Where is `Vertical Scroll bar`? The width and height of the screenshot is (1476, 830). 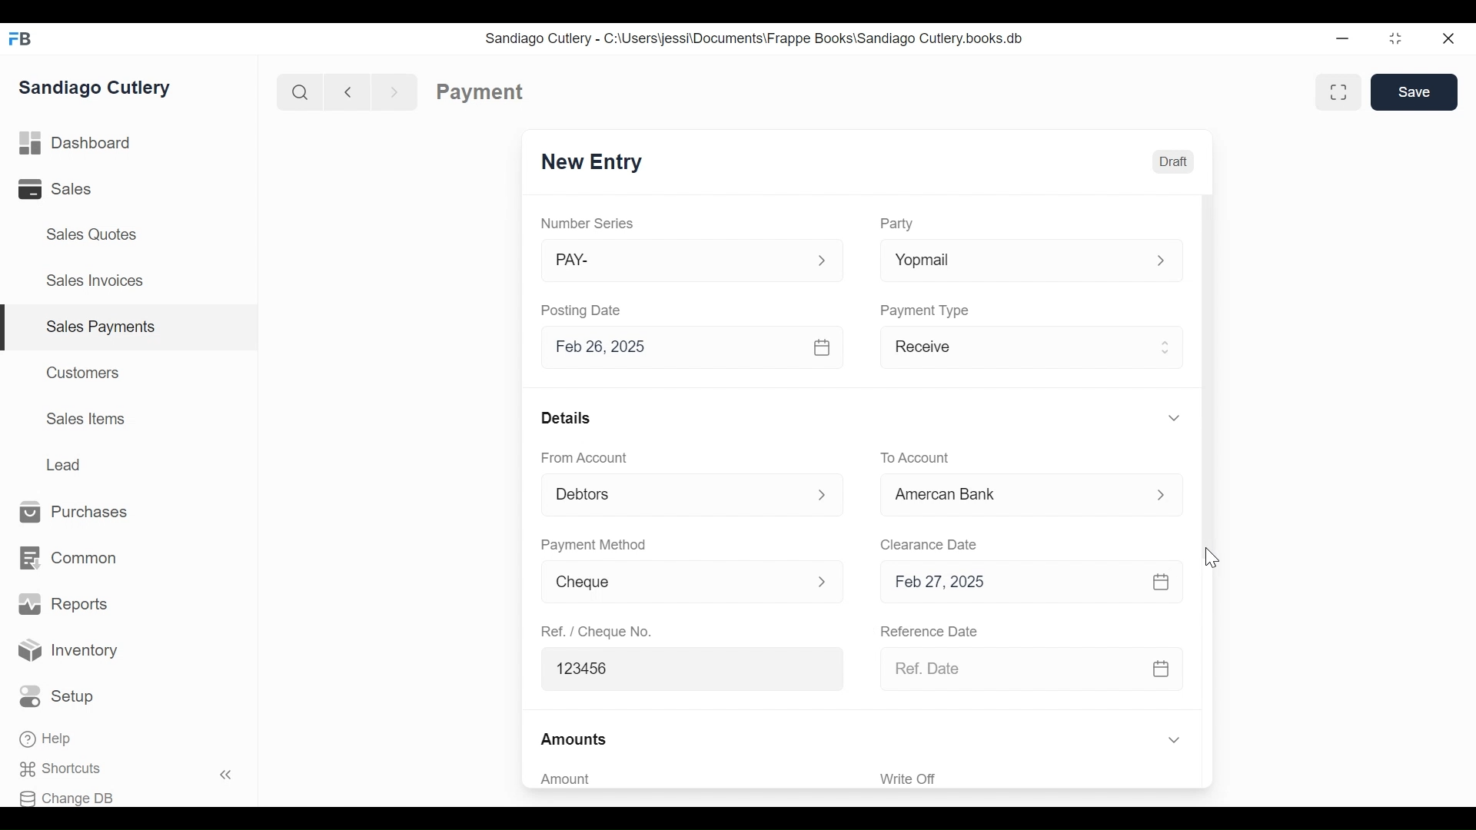 Vertical Scroll bar is located at coordinates (1205, 379).